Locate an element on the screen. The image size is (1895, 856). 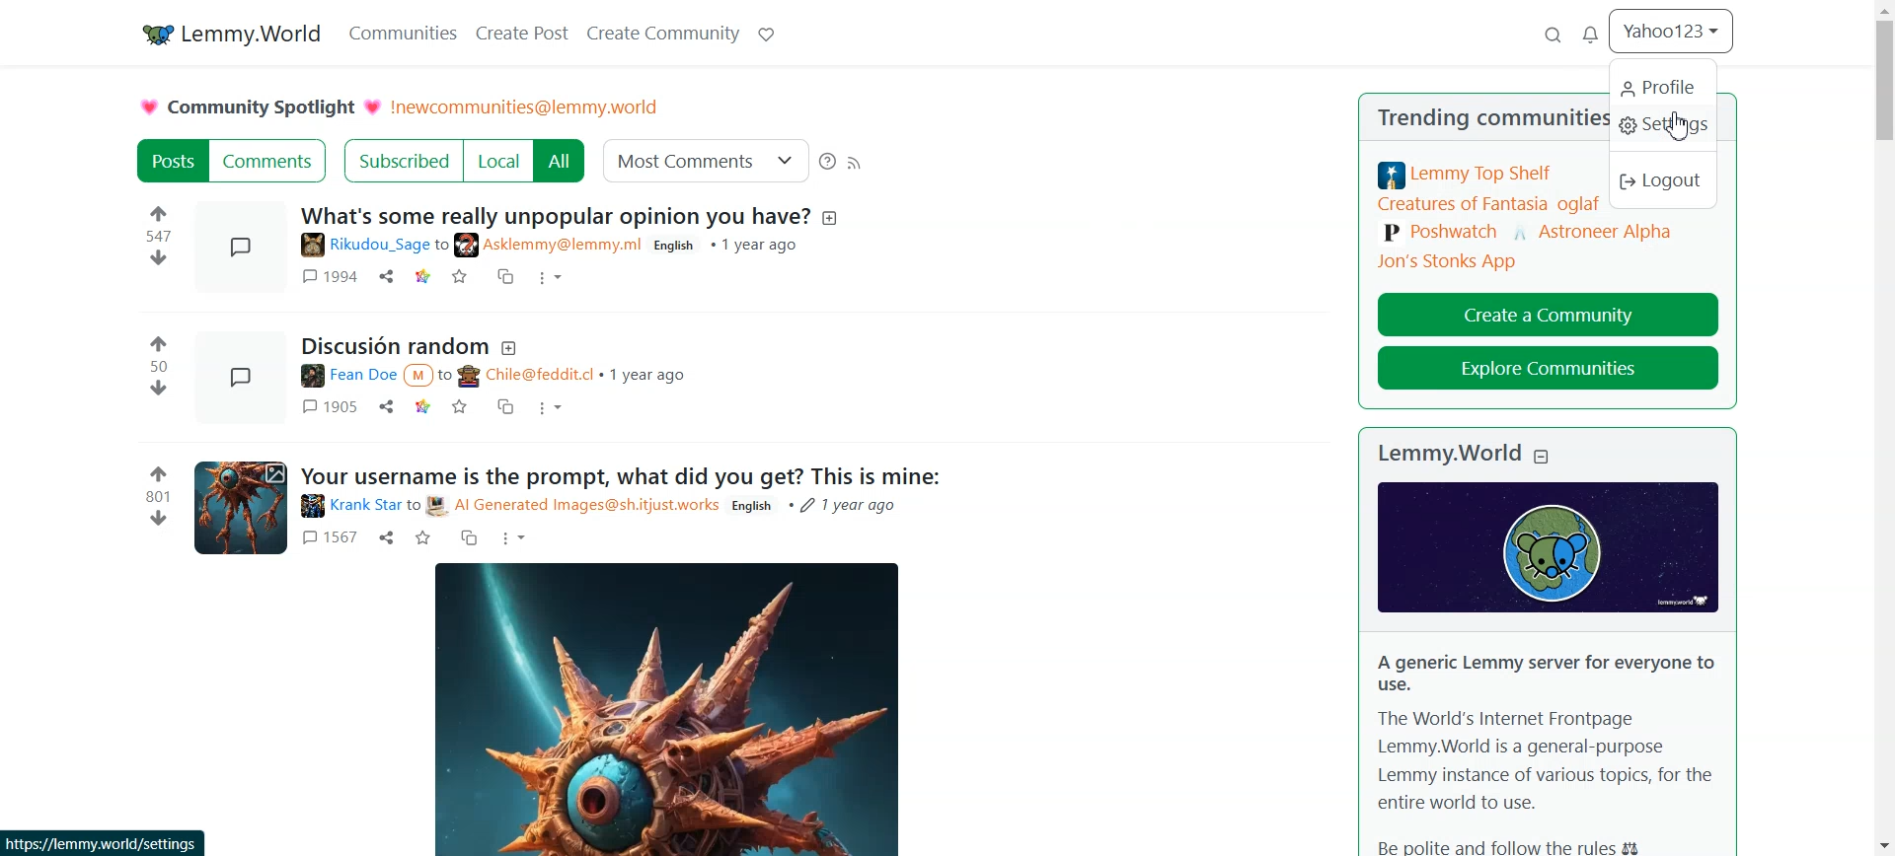
Discusion random is located at coordinates (393, 347).